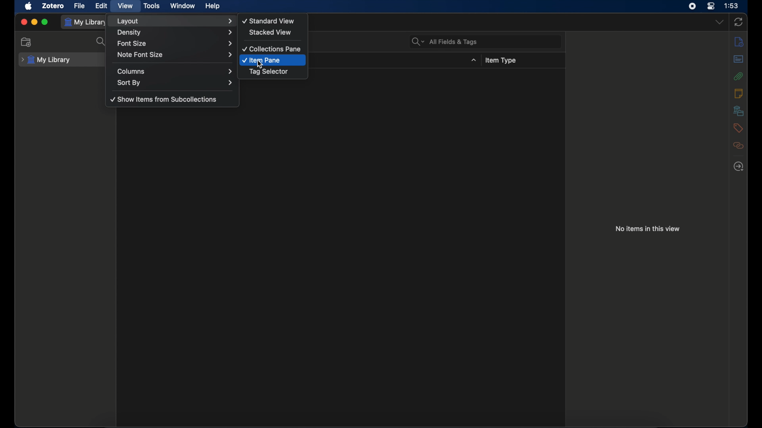 This screenshot has height=428, width=762. What do you see at coordinates (739, 167) in the screenshot?
I see `locate` at bounding box center [739, 167].